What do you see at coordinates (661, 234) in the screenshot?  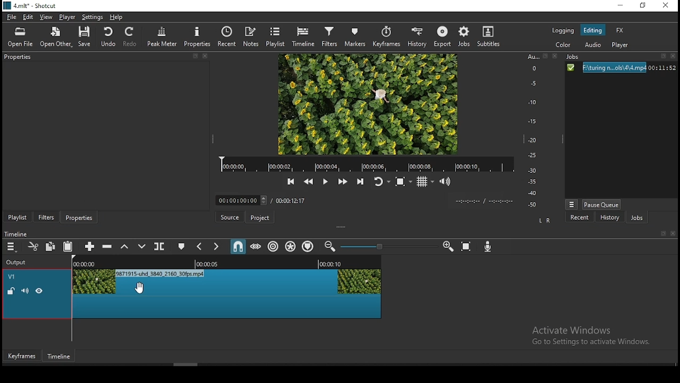 I see `bookmark` at bounding box center [661, 234].